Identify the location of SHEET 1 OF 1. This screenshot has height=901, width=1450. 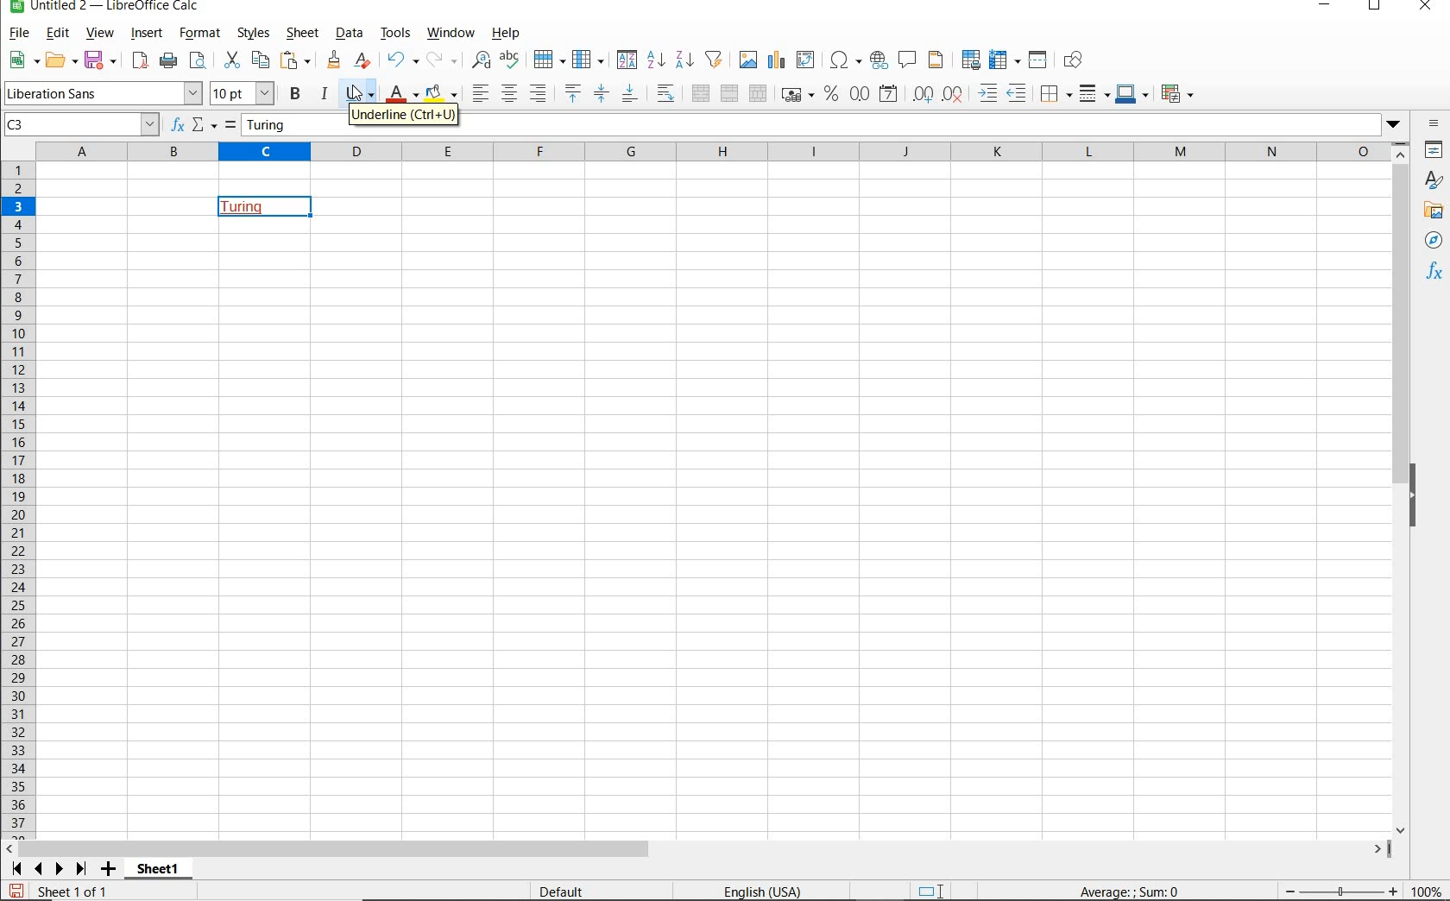
(73, 892).